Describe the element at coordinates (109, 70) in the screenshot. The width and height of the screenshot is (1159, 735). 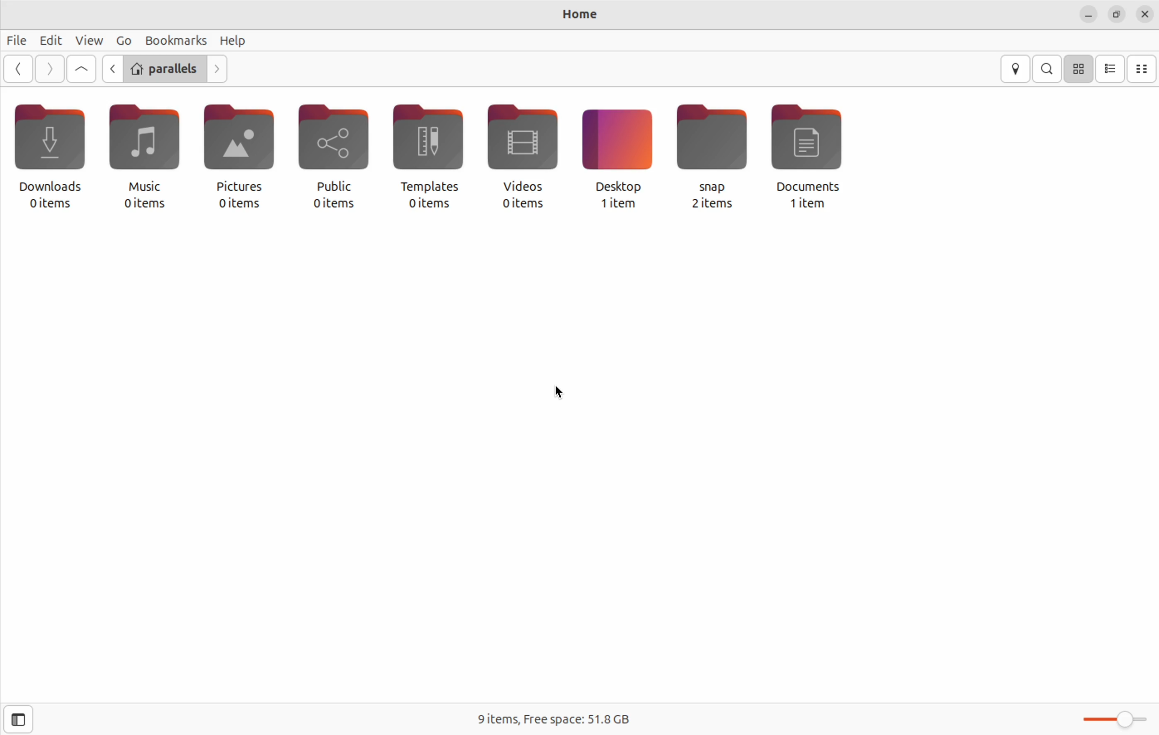
I see `G previous` at that location.